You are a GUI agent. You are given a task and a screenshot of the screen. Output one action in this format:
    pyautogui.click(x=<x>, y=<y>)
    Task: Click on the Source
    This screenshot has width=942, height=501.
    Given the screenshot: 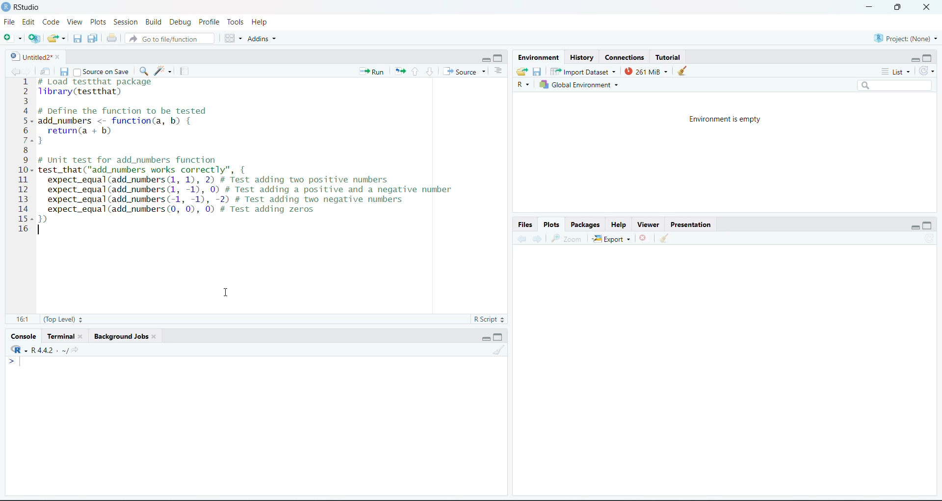 What is the action you would take?
    pyautogui.click(x=466, y=71)
    